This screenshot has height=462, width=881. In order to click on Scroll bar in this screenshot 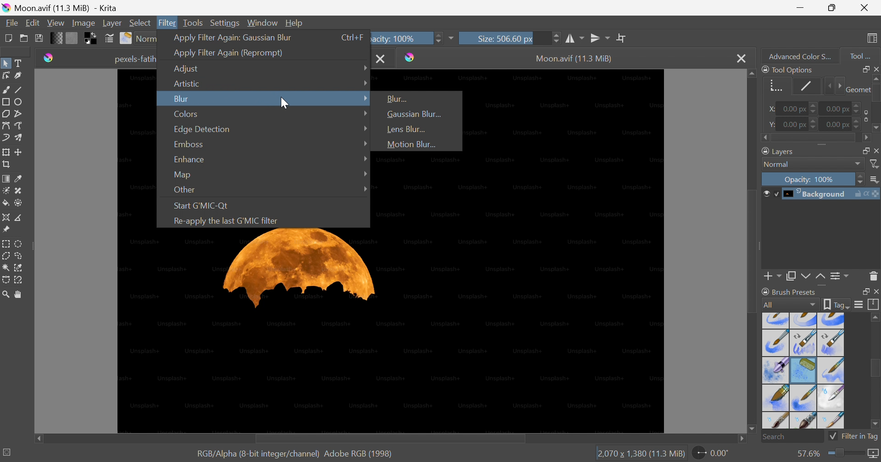, I will do `click(815, 138)`.